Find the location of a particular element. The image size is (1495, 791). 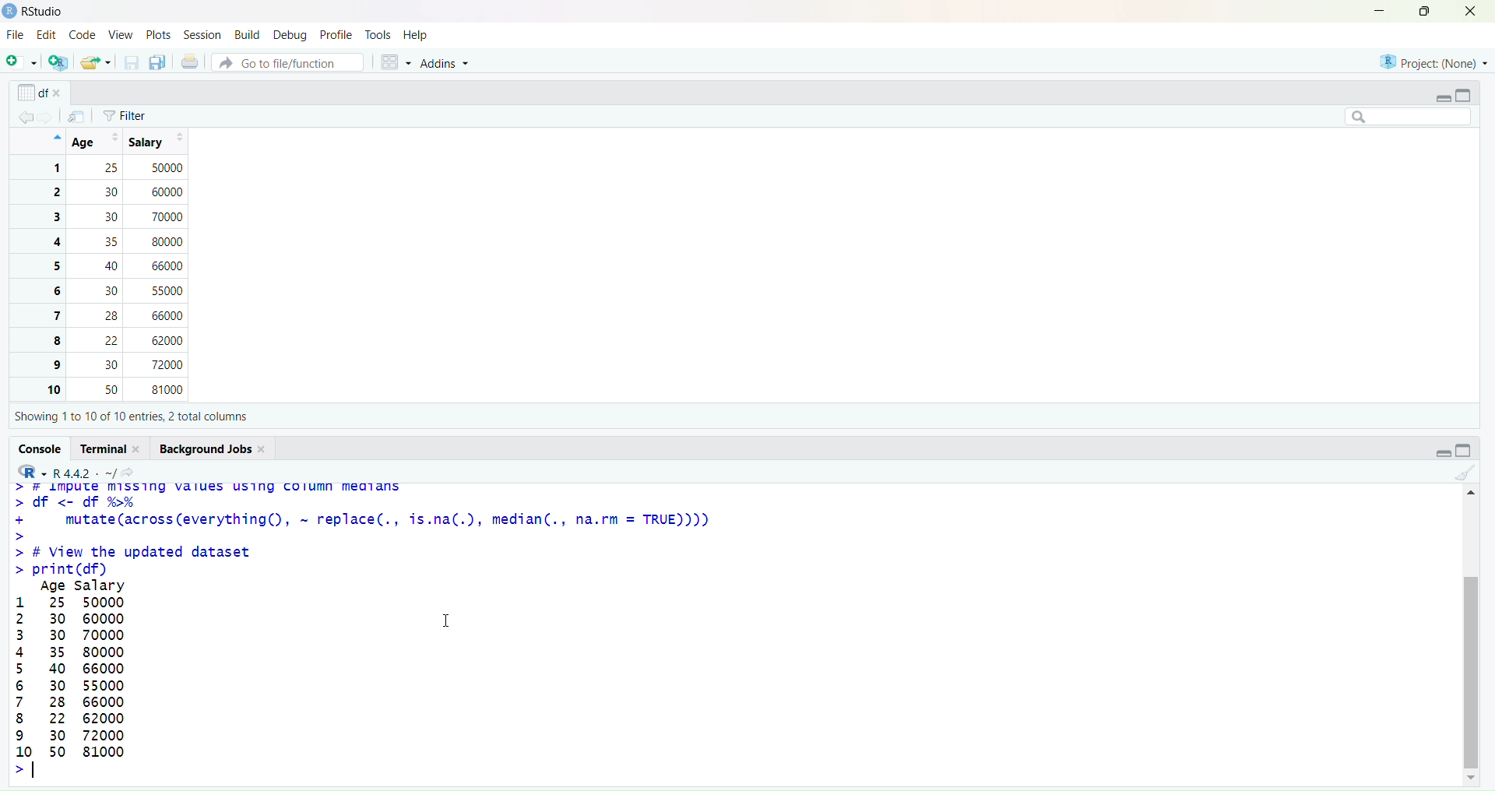

Rstudio is located at coordinates (34, 11).